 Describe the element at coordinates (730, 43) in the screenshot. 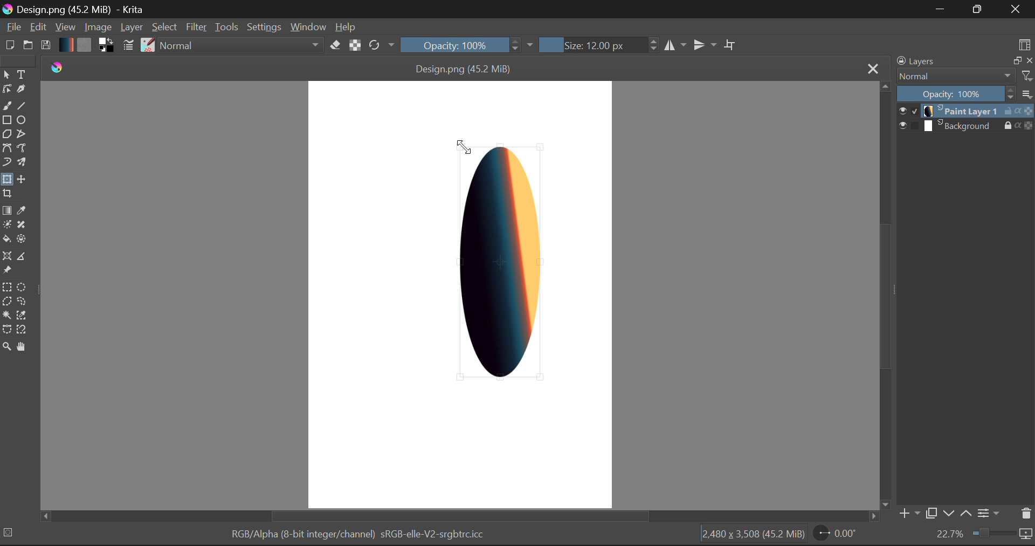

I see `Crop` at that location.